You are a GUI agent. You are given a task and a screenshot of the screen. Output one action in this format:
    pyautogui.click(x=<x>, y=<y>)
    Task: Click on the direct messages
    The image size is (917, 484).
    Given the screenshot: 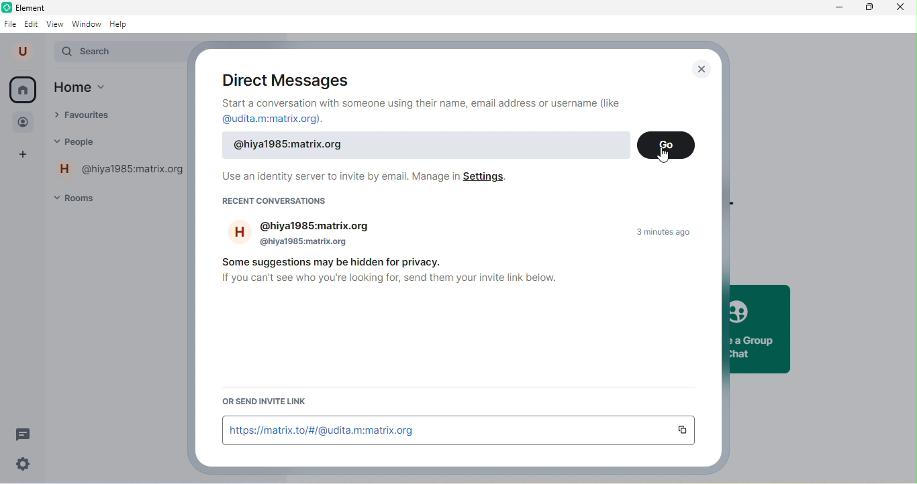 What is the action you would take?
    pyautogui.click(x=286, y=79)
    